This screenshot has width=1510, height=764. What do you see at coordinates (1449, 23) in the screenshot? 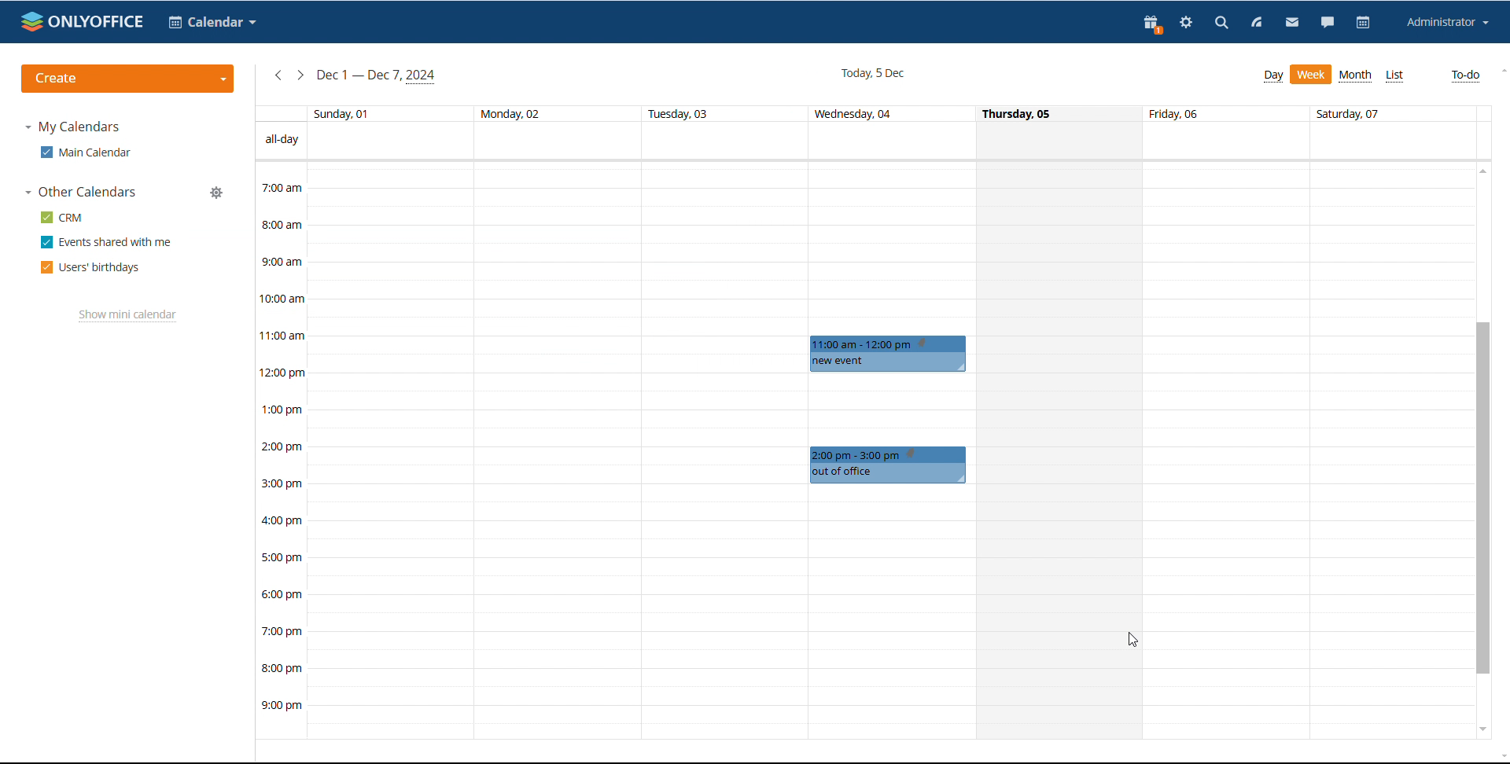
I see `account` at bounding box center [1449, 23].